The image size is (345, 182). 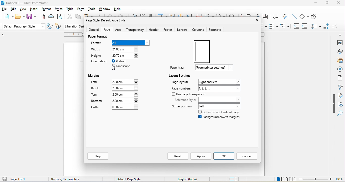 What do you see at coordinates (98, 37) in the screenshot?
I see `paper format` at bounding box center [98, 37].